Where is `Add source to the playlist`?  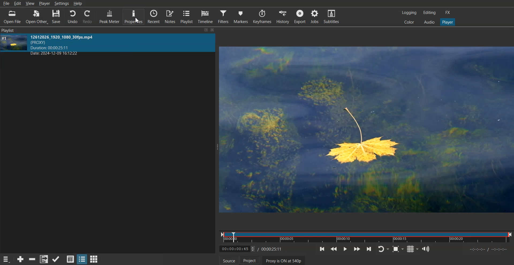
Add source to the playlist is located at coordinates (20, 259).